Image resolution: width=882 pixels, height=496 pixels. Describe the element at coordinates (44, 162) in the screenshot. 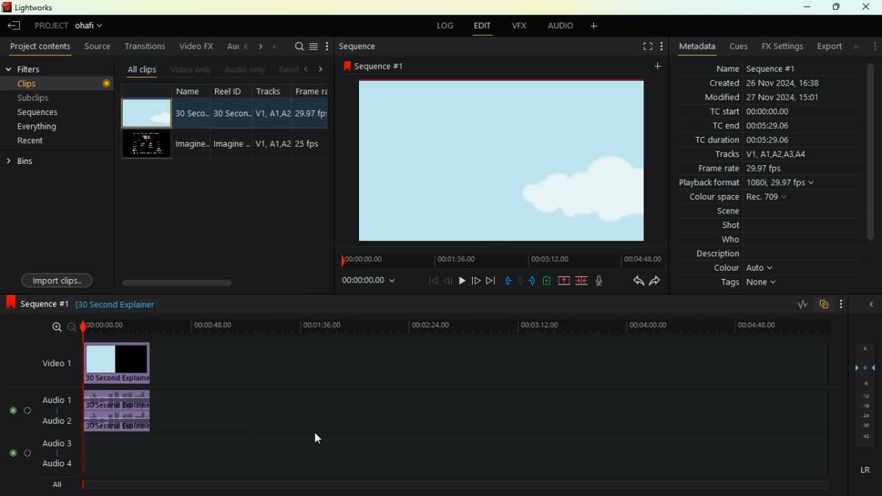

I see `bins` at that location.